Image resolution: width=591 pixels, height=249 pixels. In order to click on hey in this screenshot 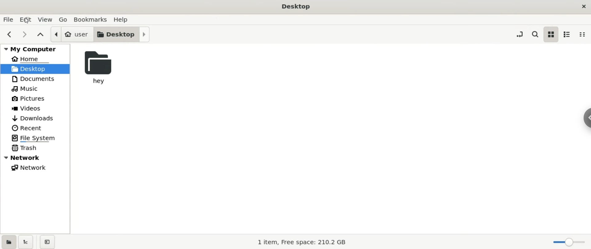, I will do `click(97, 69)`.